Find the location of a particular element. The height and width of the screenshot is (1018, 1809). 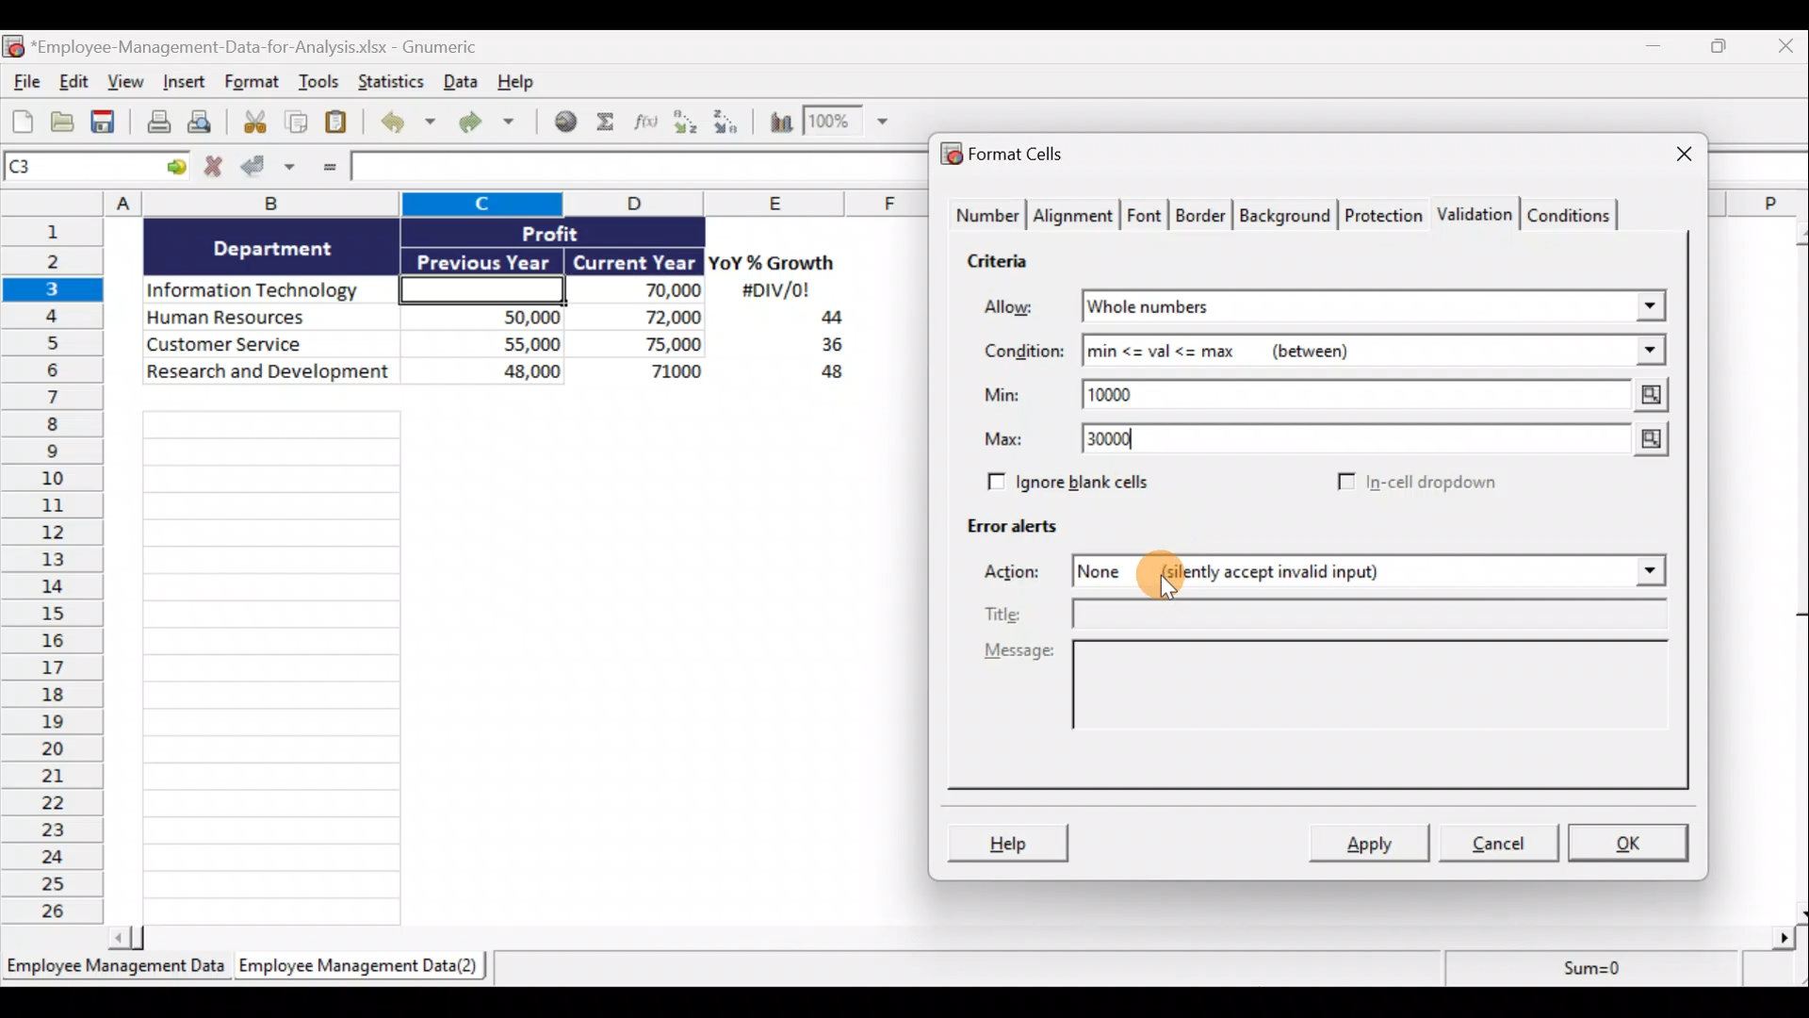

Actions drop down is located at coordinates (1645, 574).